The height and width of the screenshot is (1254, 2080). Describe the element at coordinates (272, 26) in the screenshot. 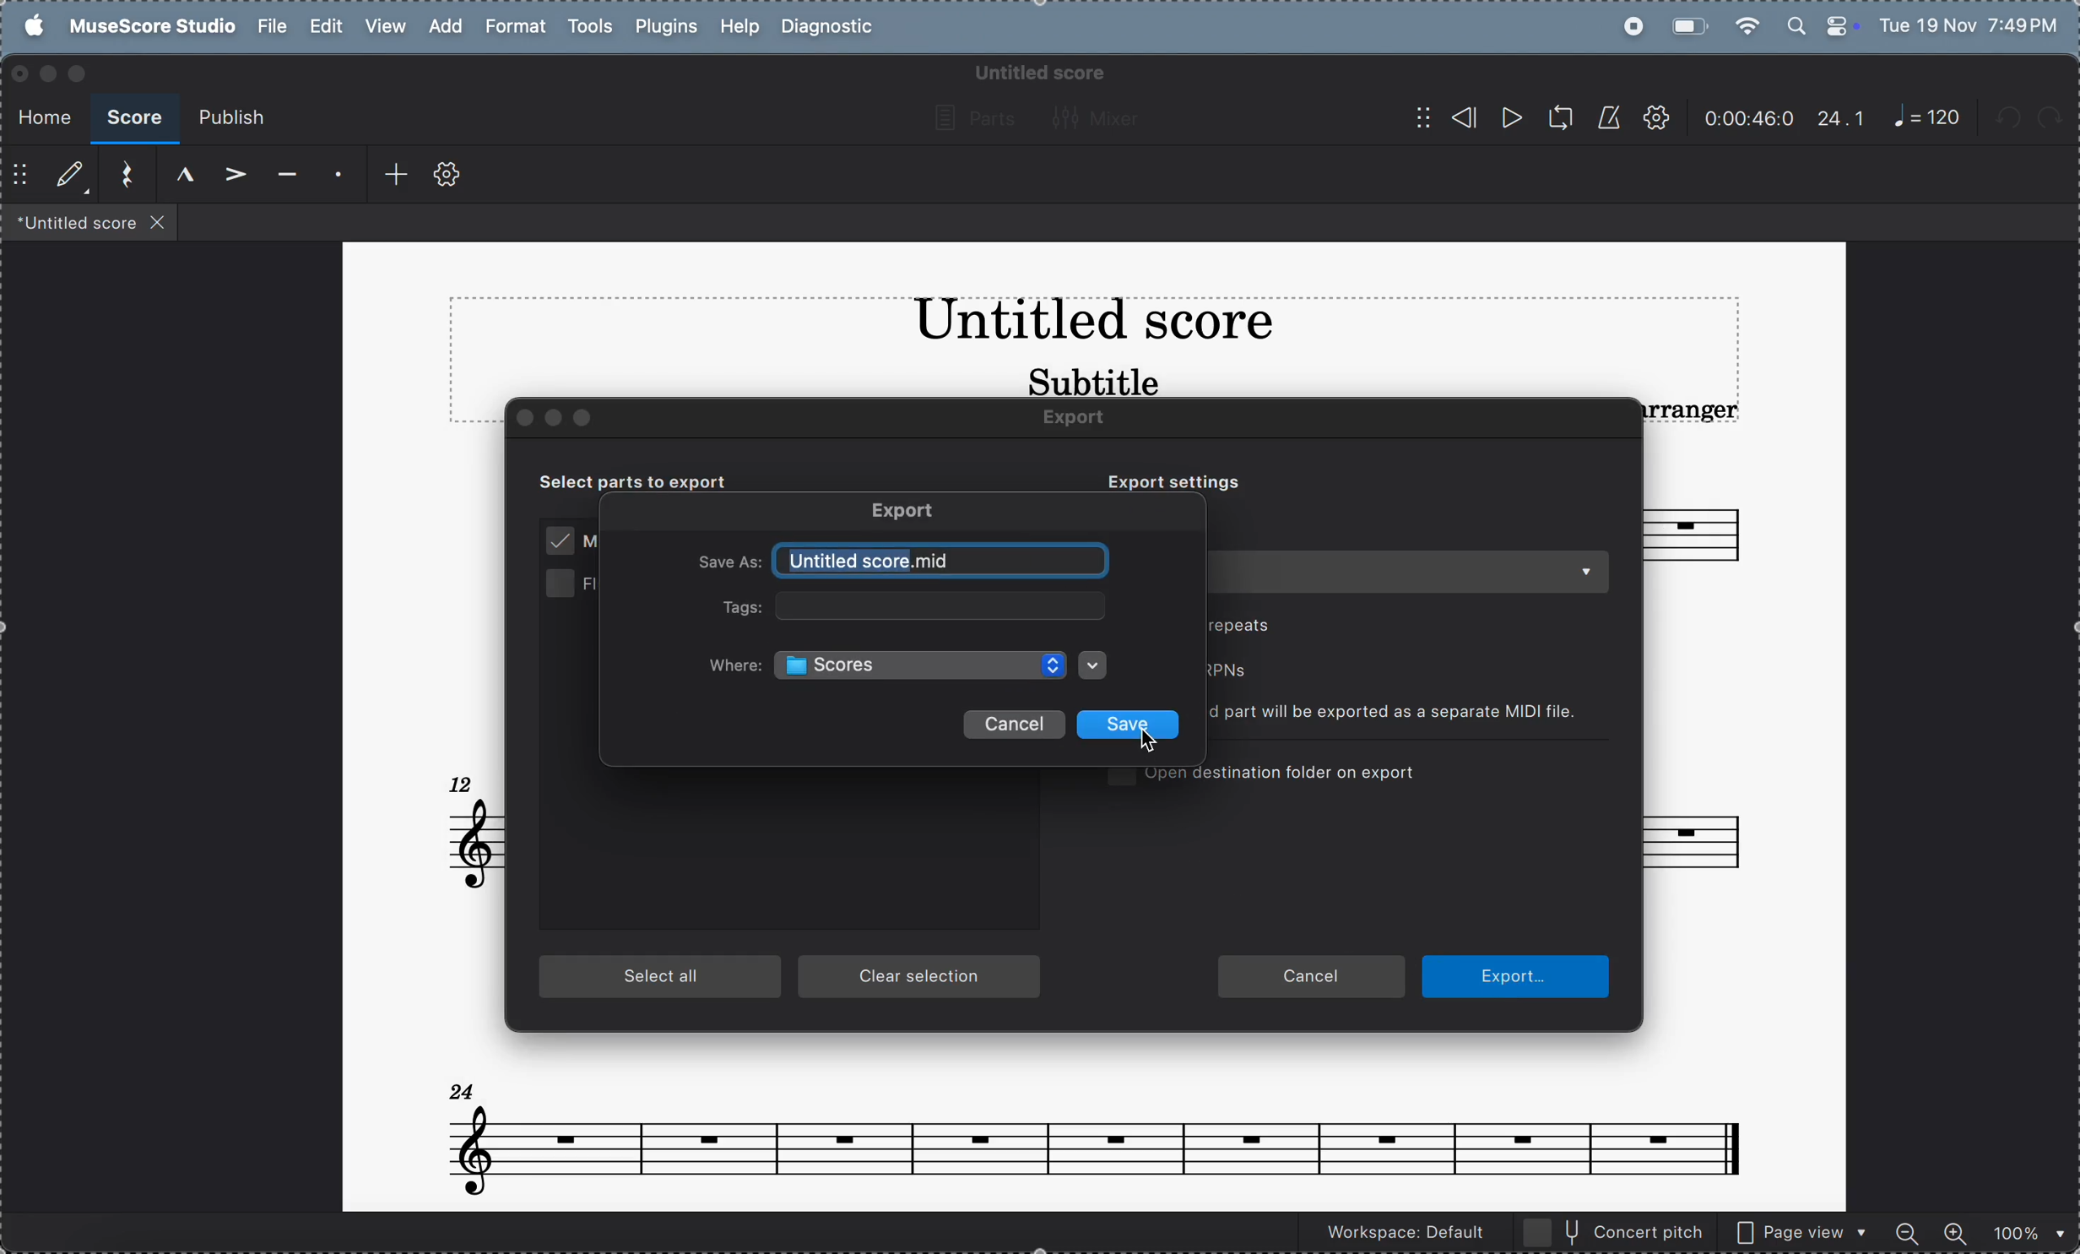

I see `file` at that location.